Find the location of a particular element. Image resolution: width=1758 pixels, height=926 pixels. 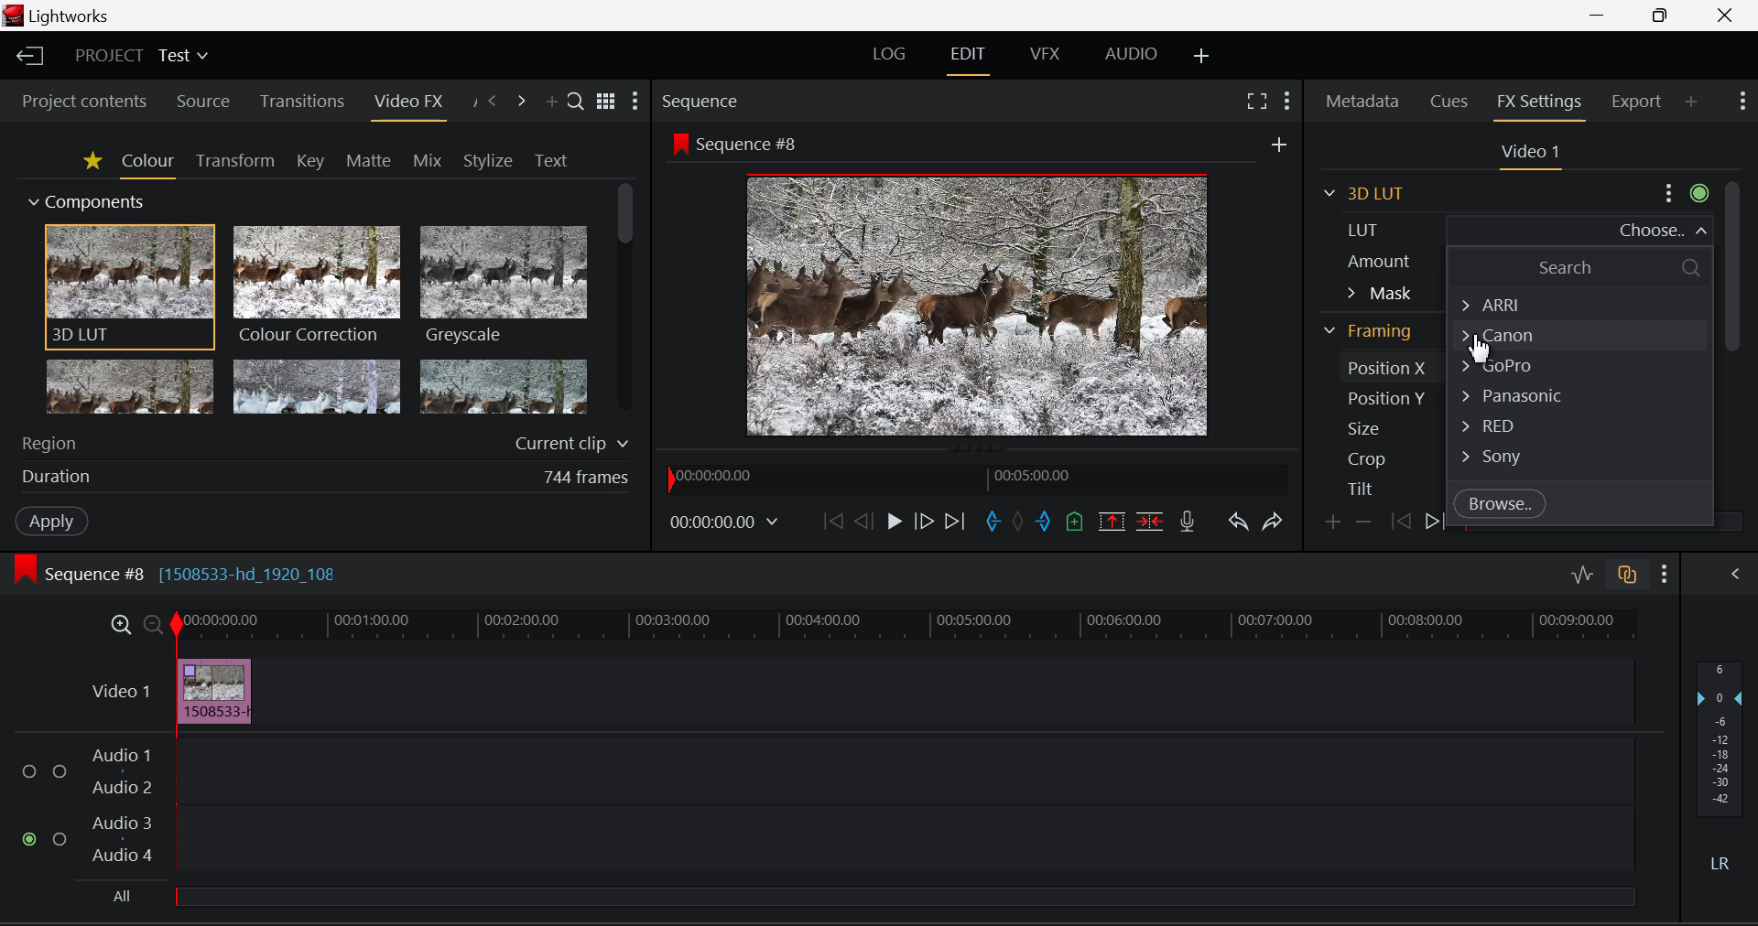

Previous keyframe is located at coordinates (1401, 522).